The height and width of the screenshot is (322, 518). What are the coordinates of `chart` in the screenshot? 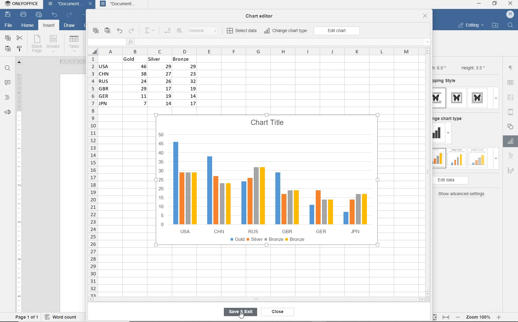 It's located at (264, 181).